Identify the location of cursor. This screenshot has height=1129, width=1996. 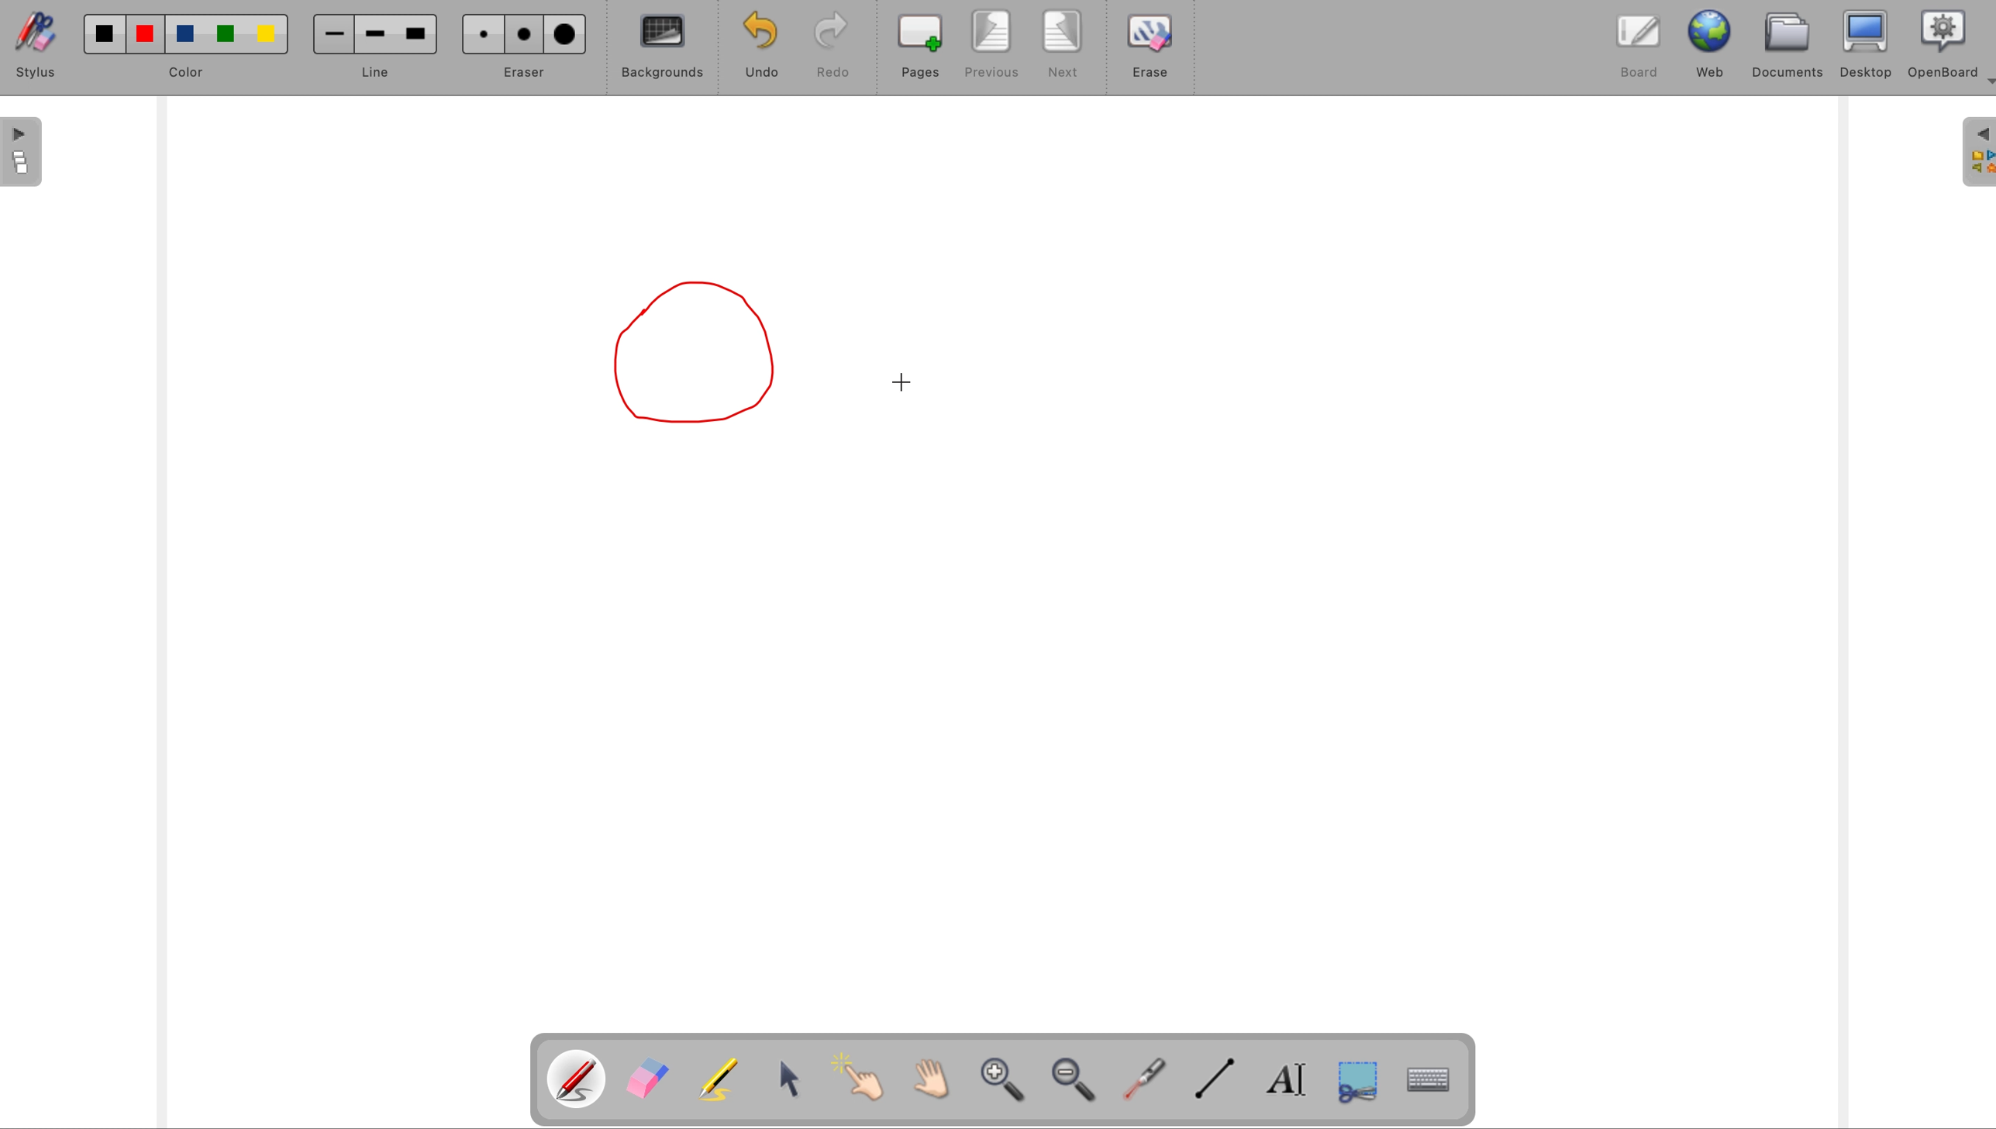
(905, 382).